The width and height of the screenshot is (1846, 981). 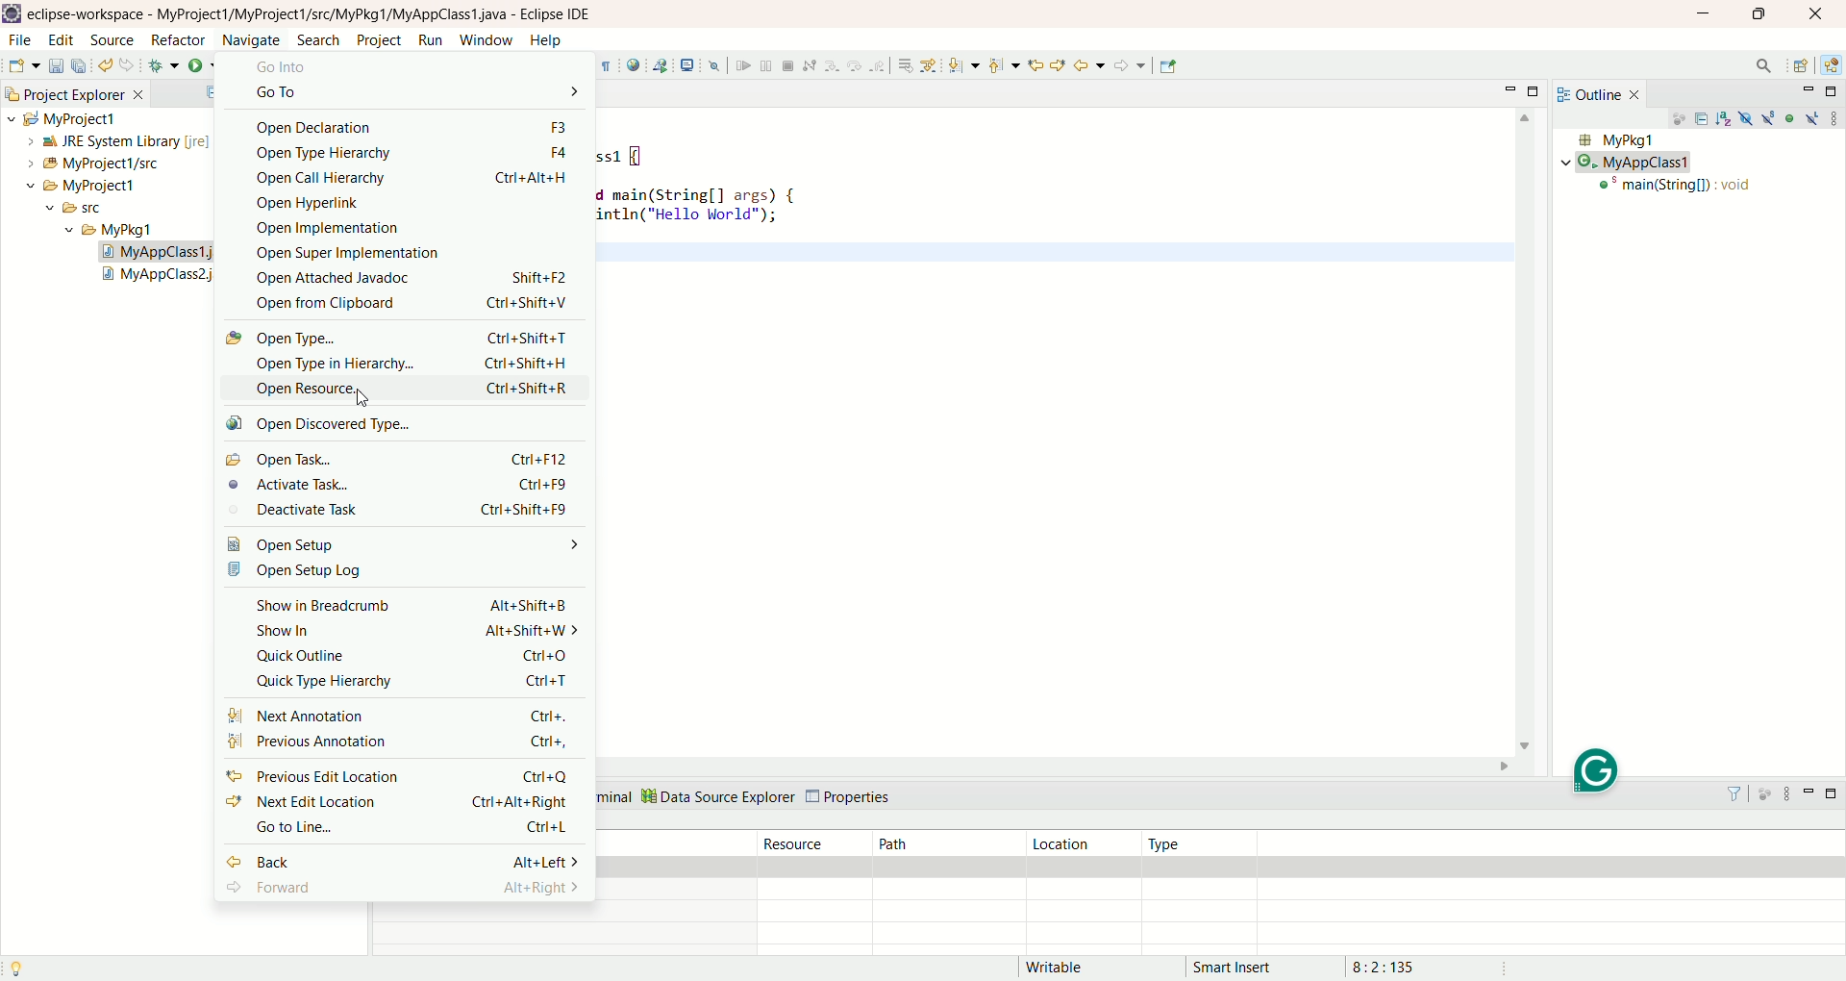 I want to click on undo, so click(x=108, y=66).